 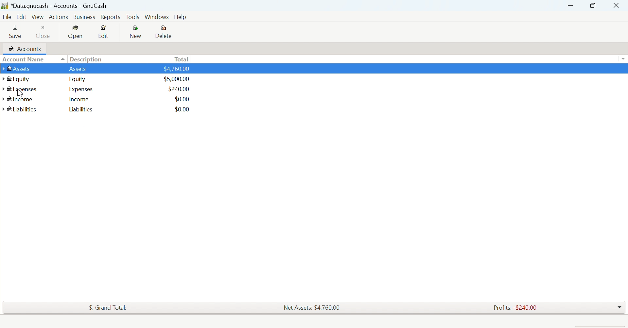 I want to click on Expenses Expenses $240.00, so click(x=101, y=90).